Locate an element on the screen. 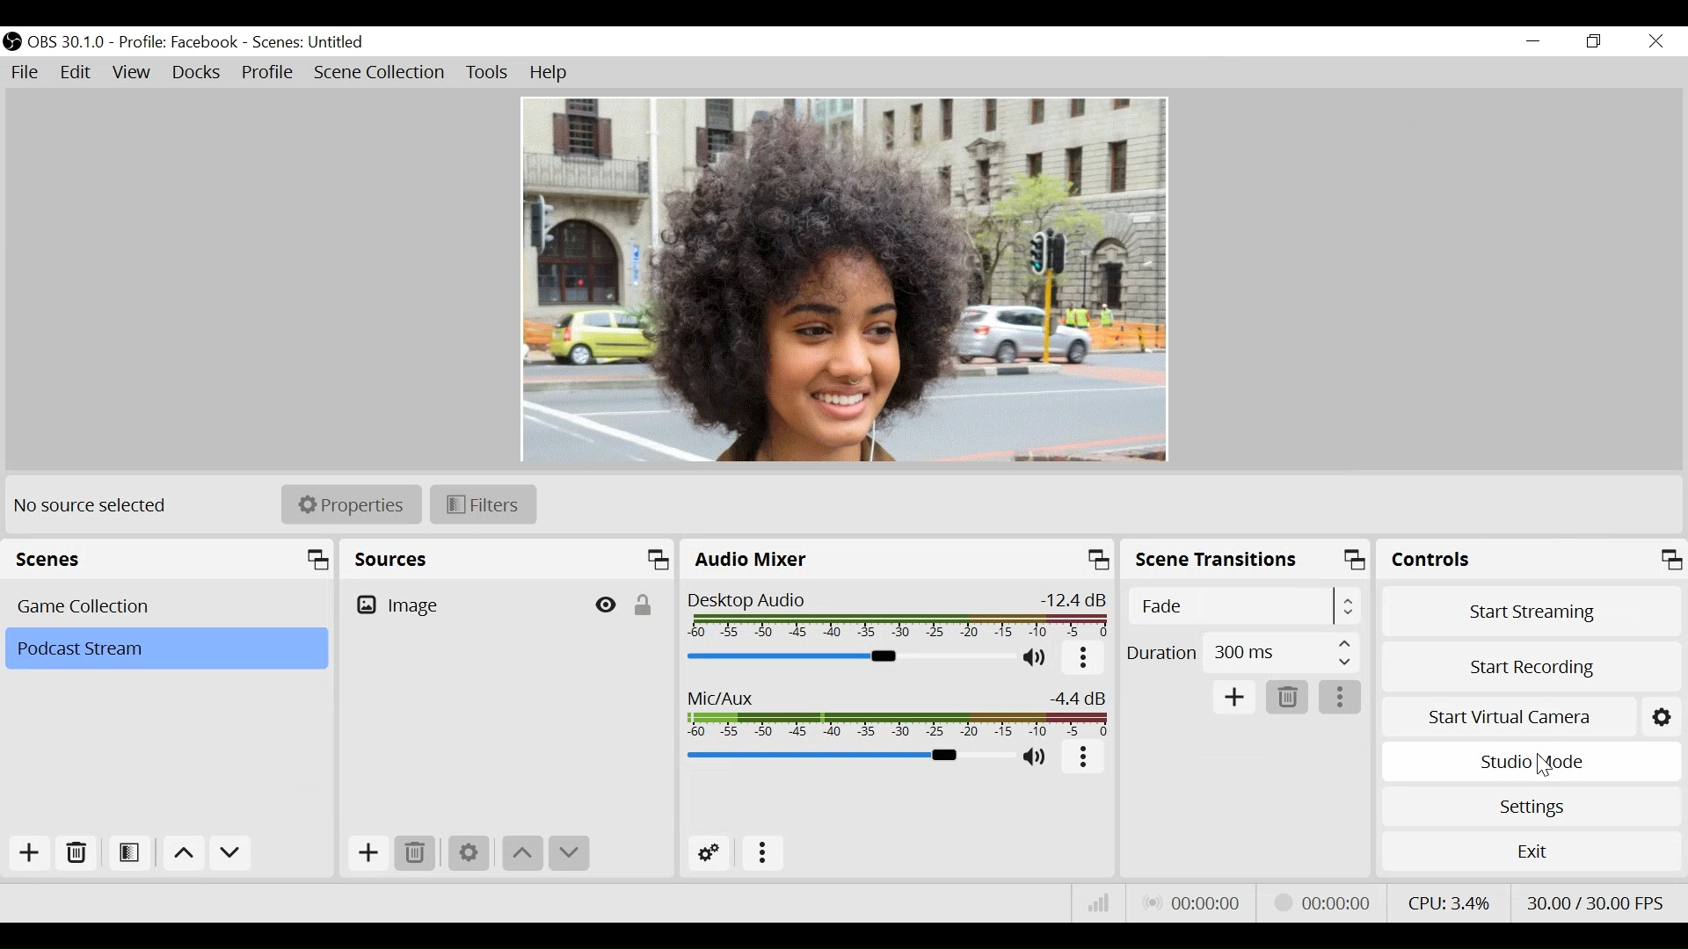 The height and width of the screenshot is (949, 1688). Restore is located at coordinates (1592, 41).